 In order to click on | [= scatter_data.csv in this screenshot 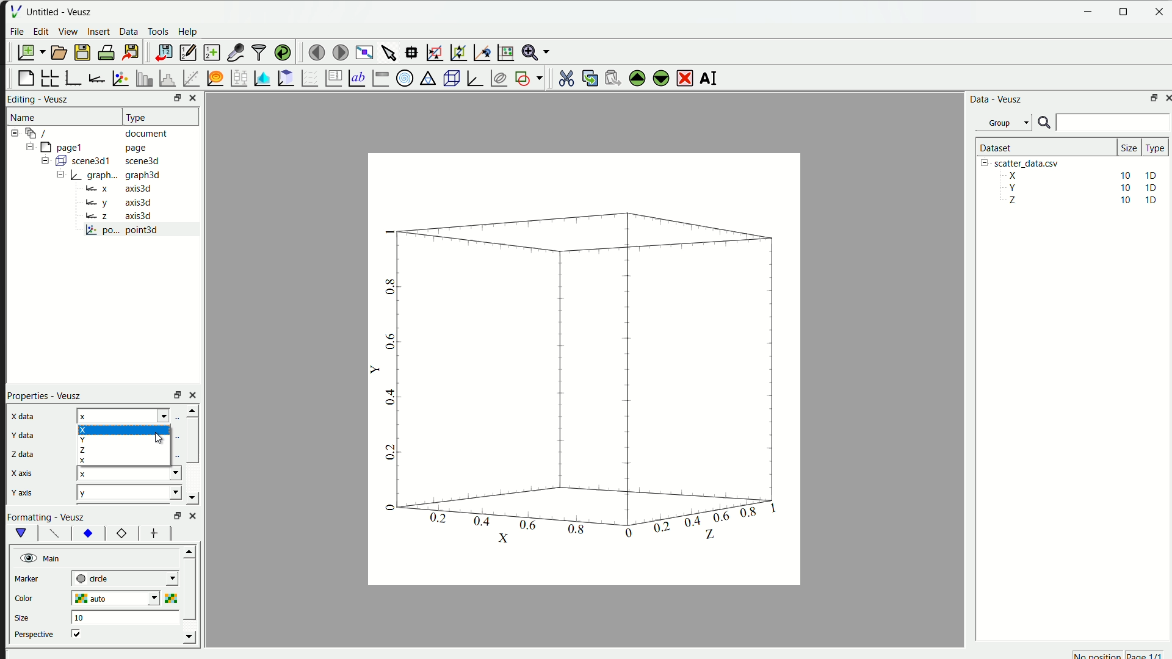, I will do `click(1024, 162)`.